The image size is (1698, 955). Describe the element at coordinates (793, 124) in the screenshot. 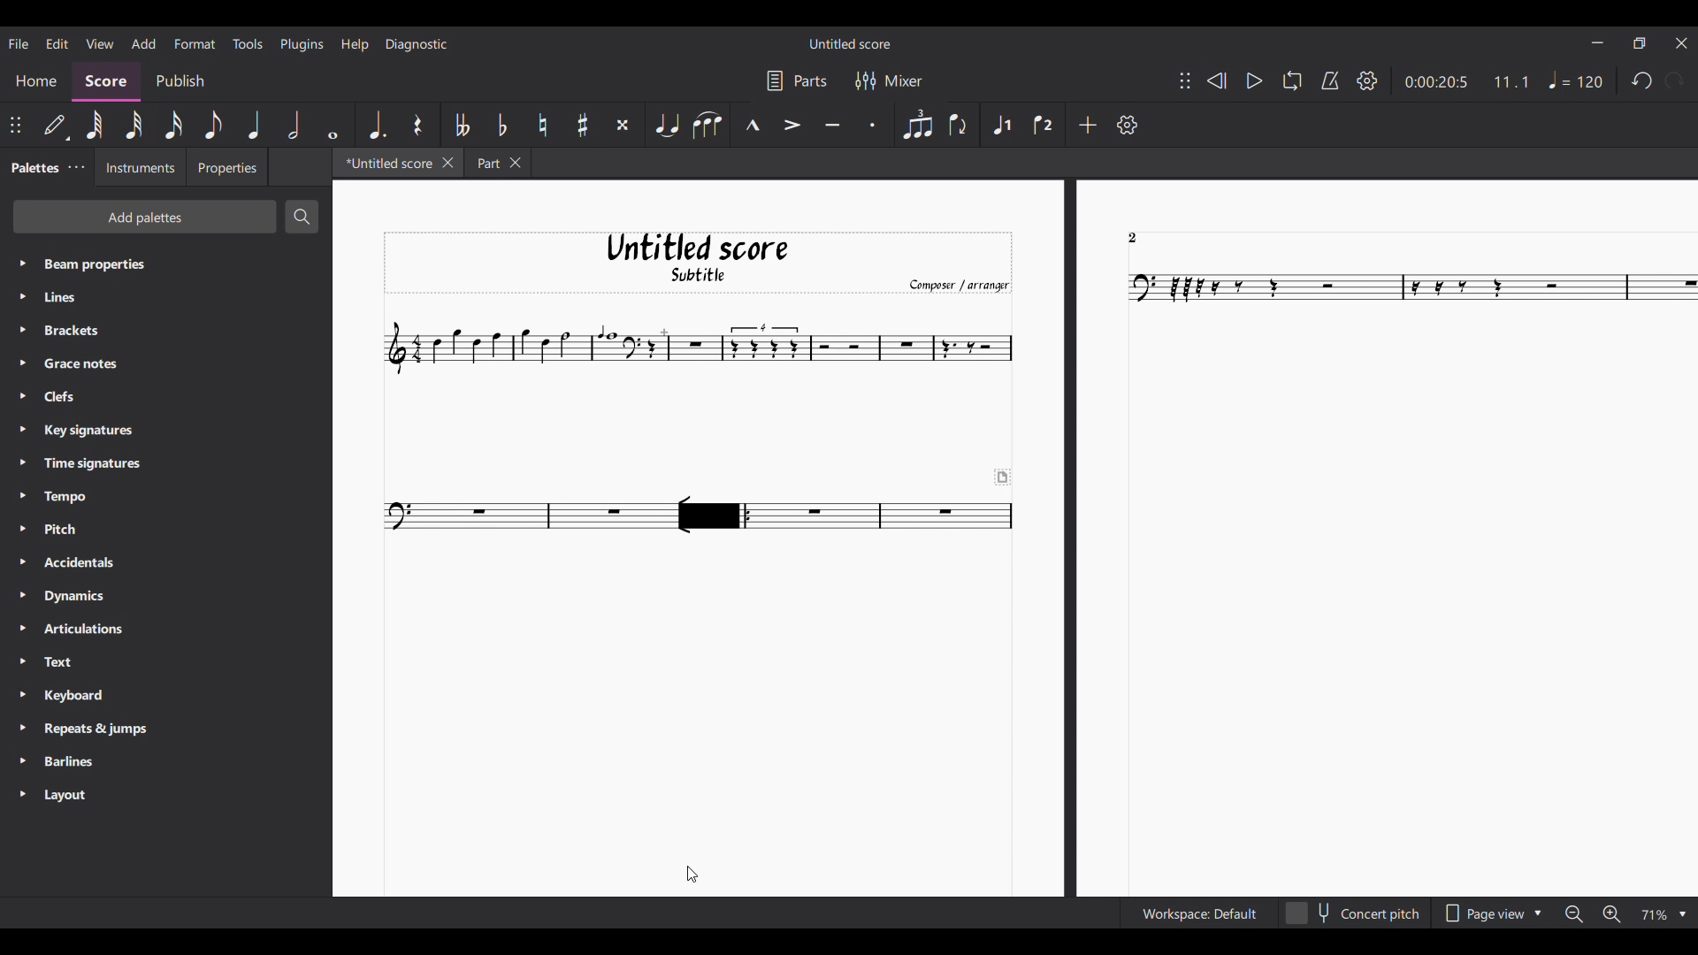

I see `Accent` at that location.